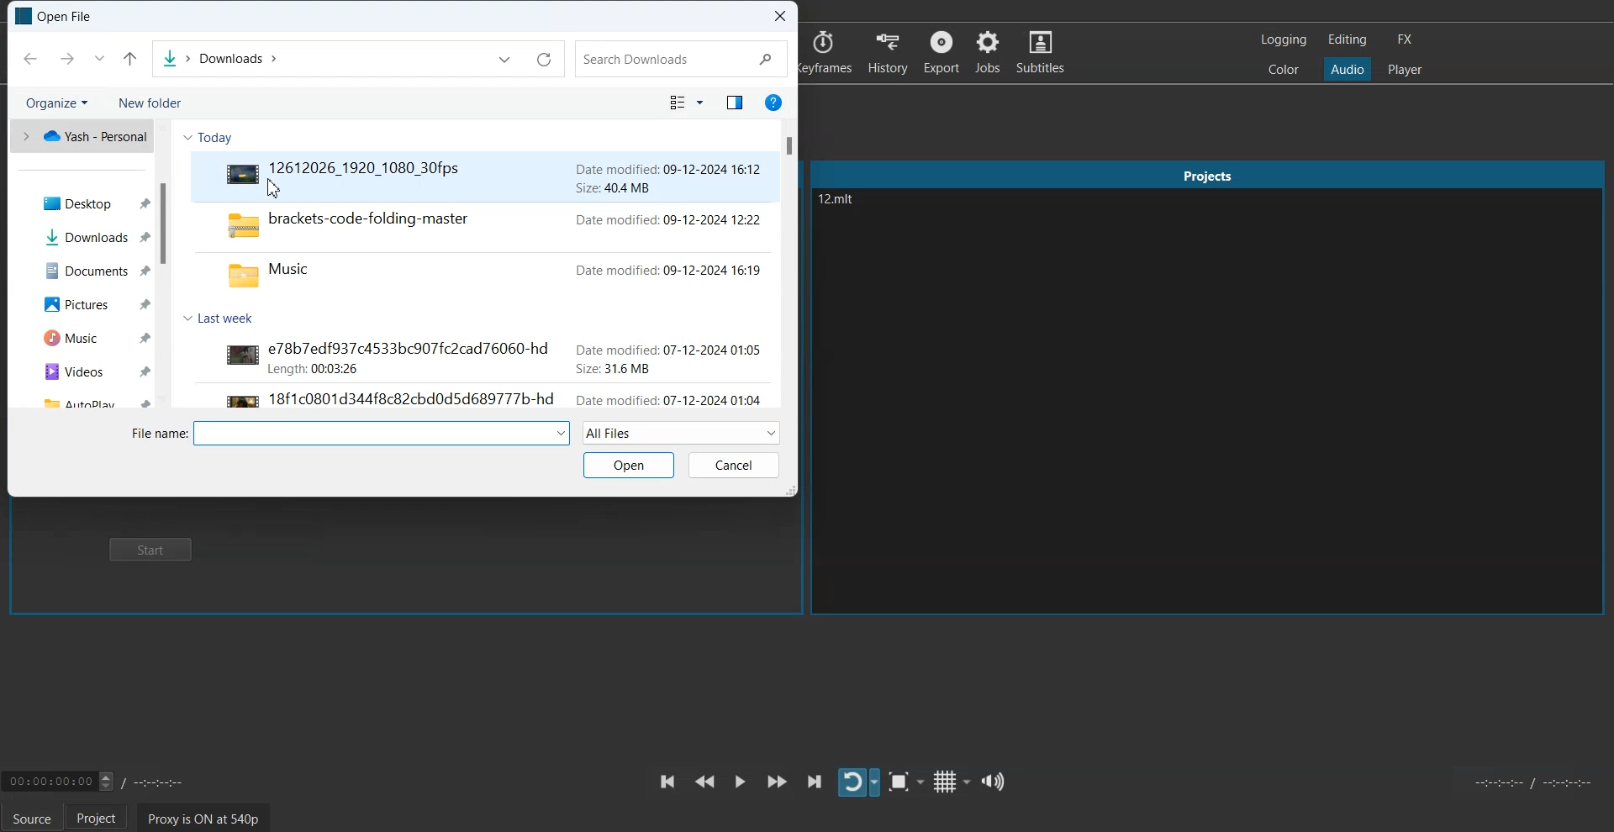  What do you see at coordinates (130, 58) in the screenshot?
I see `Up to last folder` at bounding box center [130, 58].